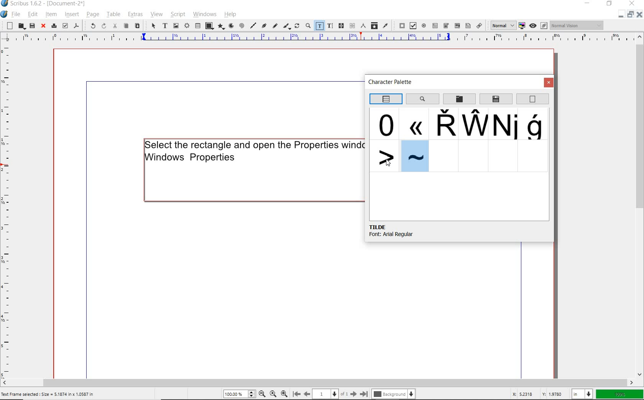  What do you see at coordinates (43, 26) in the screenshot?
I see `close` at bounding box center [43, 26].